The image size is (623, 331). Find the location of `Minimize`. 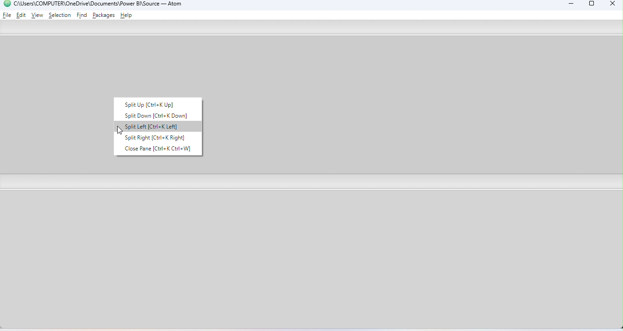

Minimize is located at coordinates (569, 5).